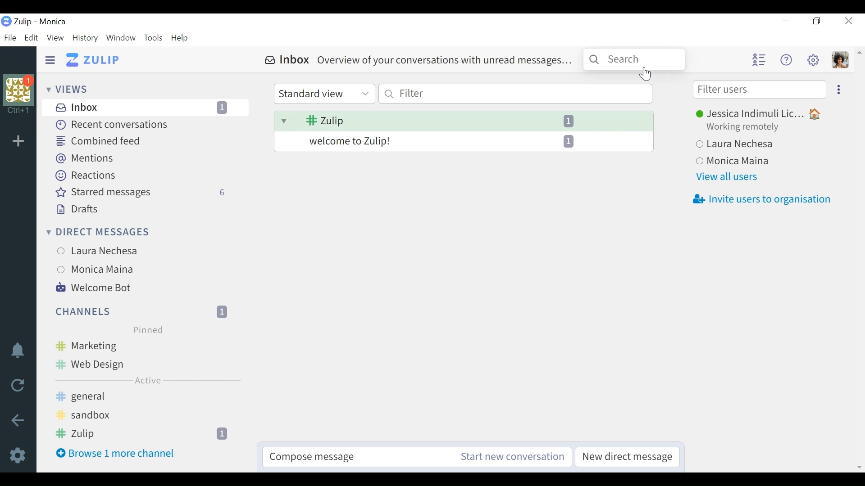 This screenshot has height=486, width=865. Describe the element at coordinates (648, 74) in the screenshot. I see `Cursor` at that location.